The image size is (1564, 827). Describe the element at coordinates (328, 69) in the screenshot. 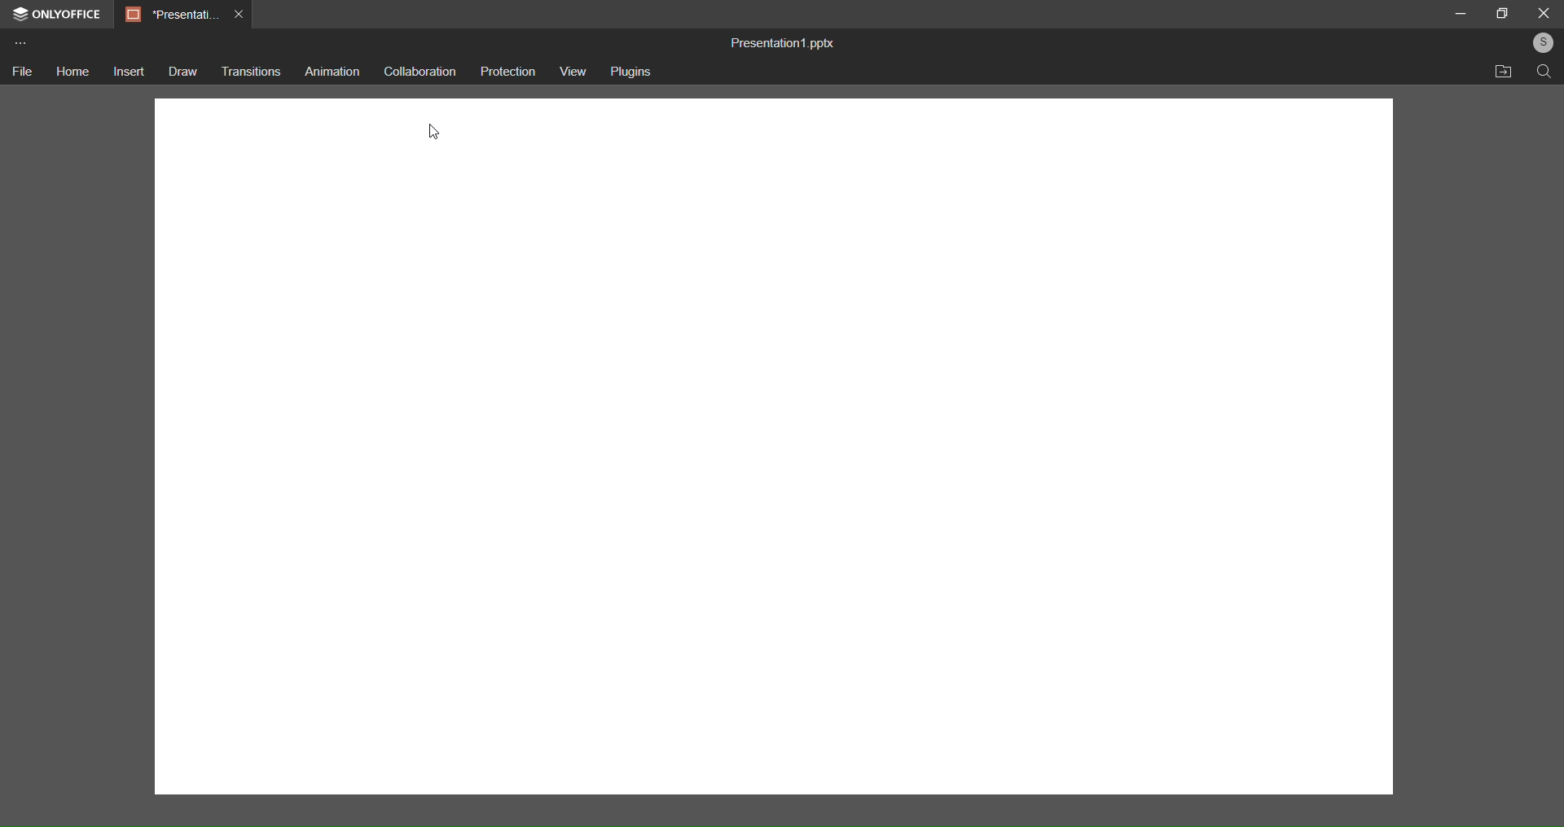

I see `animation` at that location.